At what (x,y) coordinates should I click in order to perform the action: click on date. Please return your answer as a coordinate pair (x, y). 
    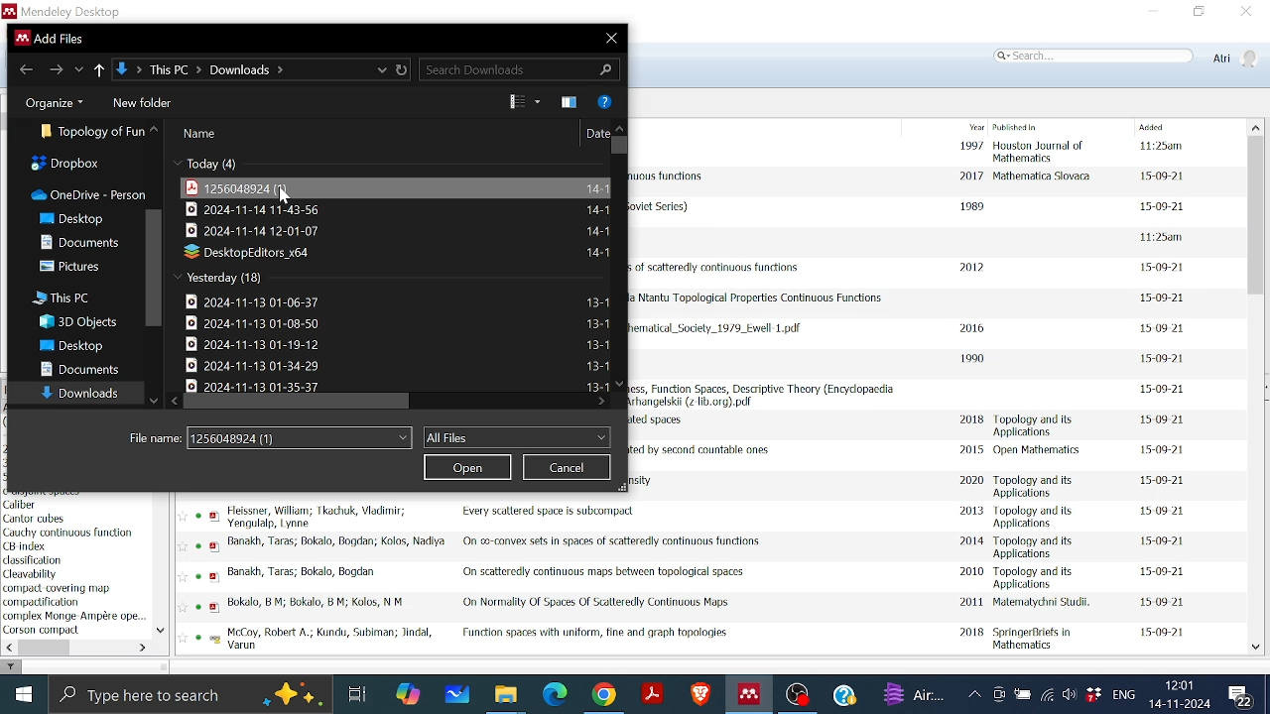
    Looking at the image, I should click on (1163, 389).